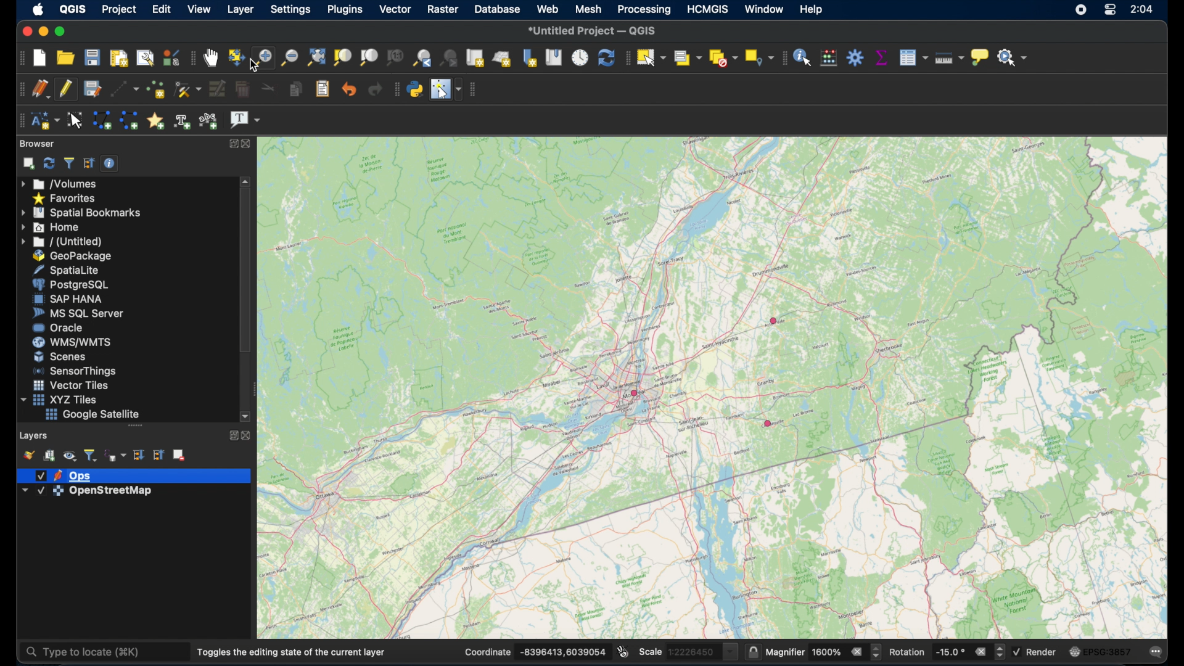 The width and height of the screenshot is (1184, 666). I want to click on saphana, so click(65, 300).